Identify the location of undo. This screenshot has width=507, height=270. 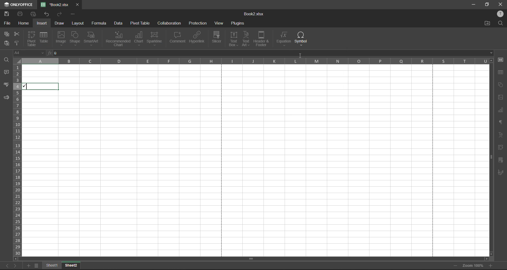
(47, 16).